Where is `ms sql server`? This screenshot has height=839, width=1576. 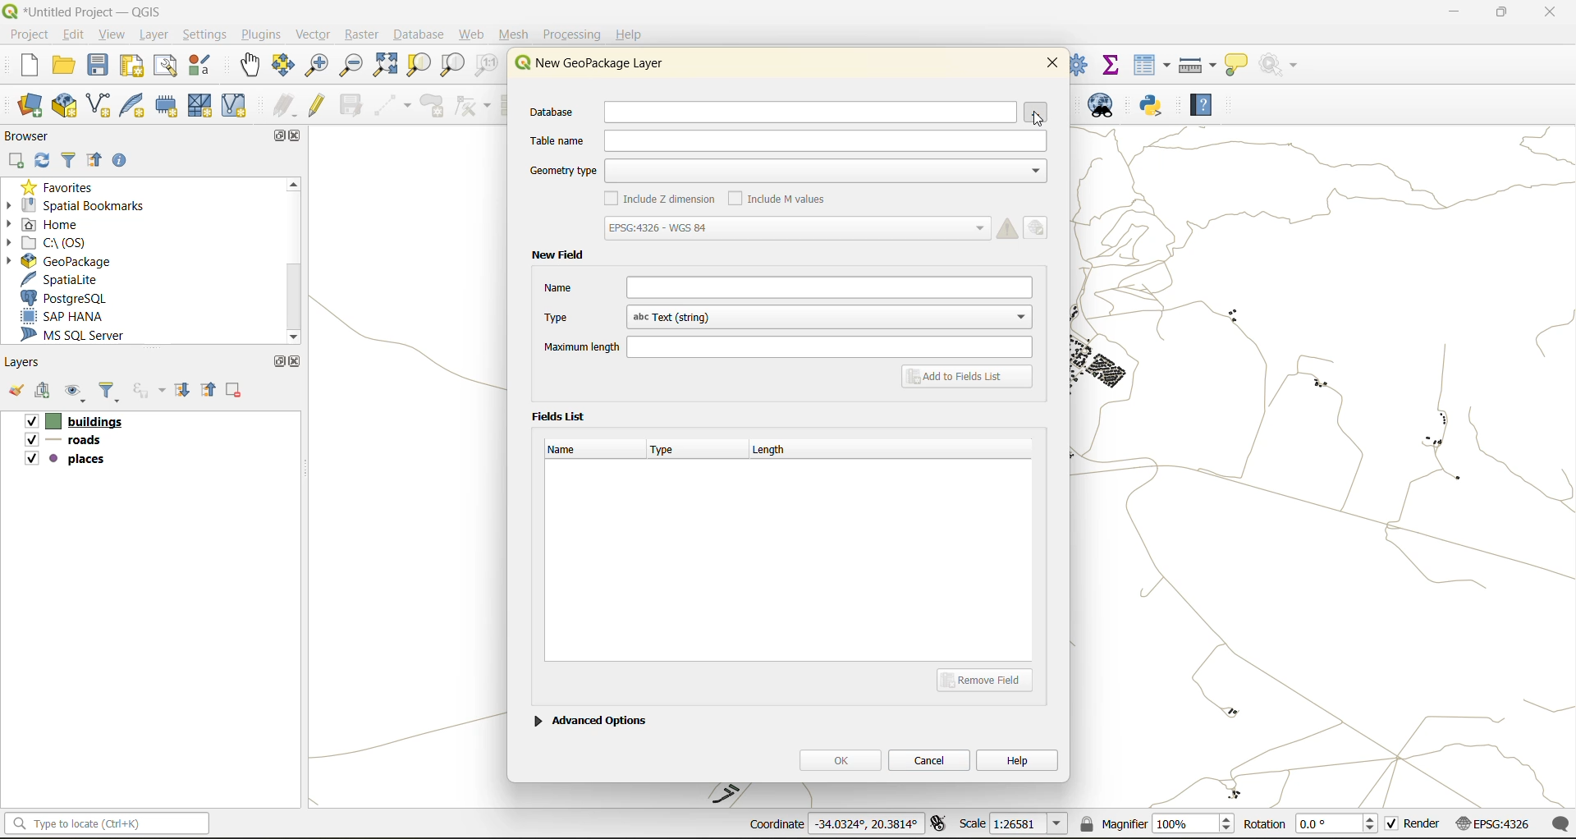
ms sql server is located at coordinates (84, 337).